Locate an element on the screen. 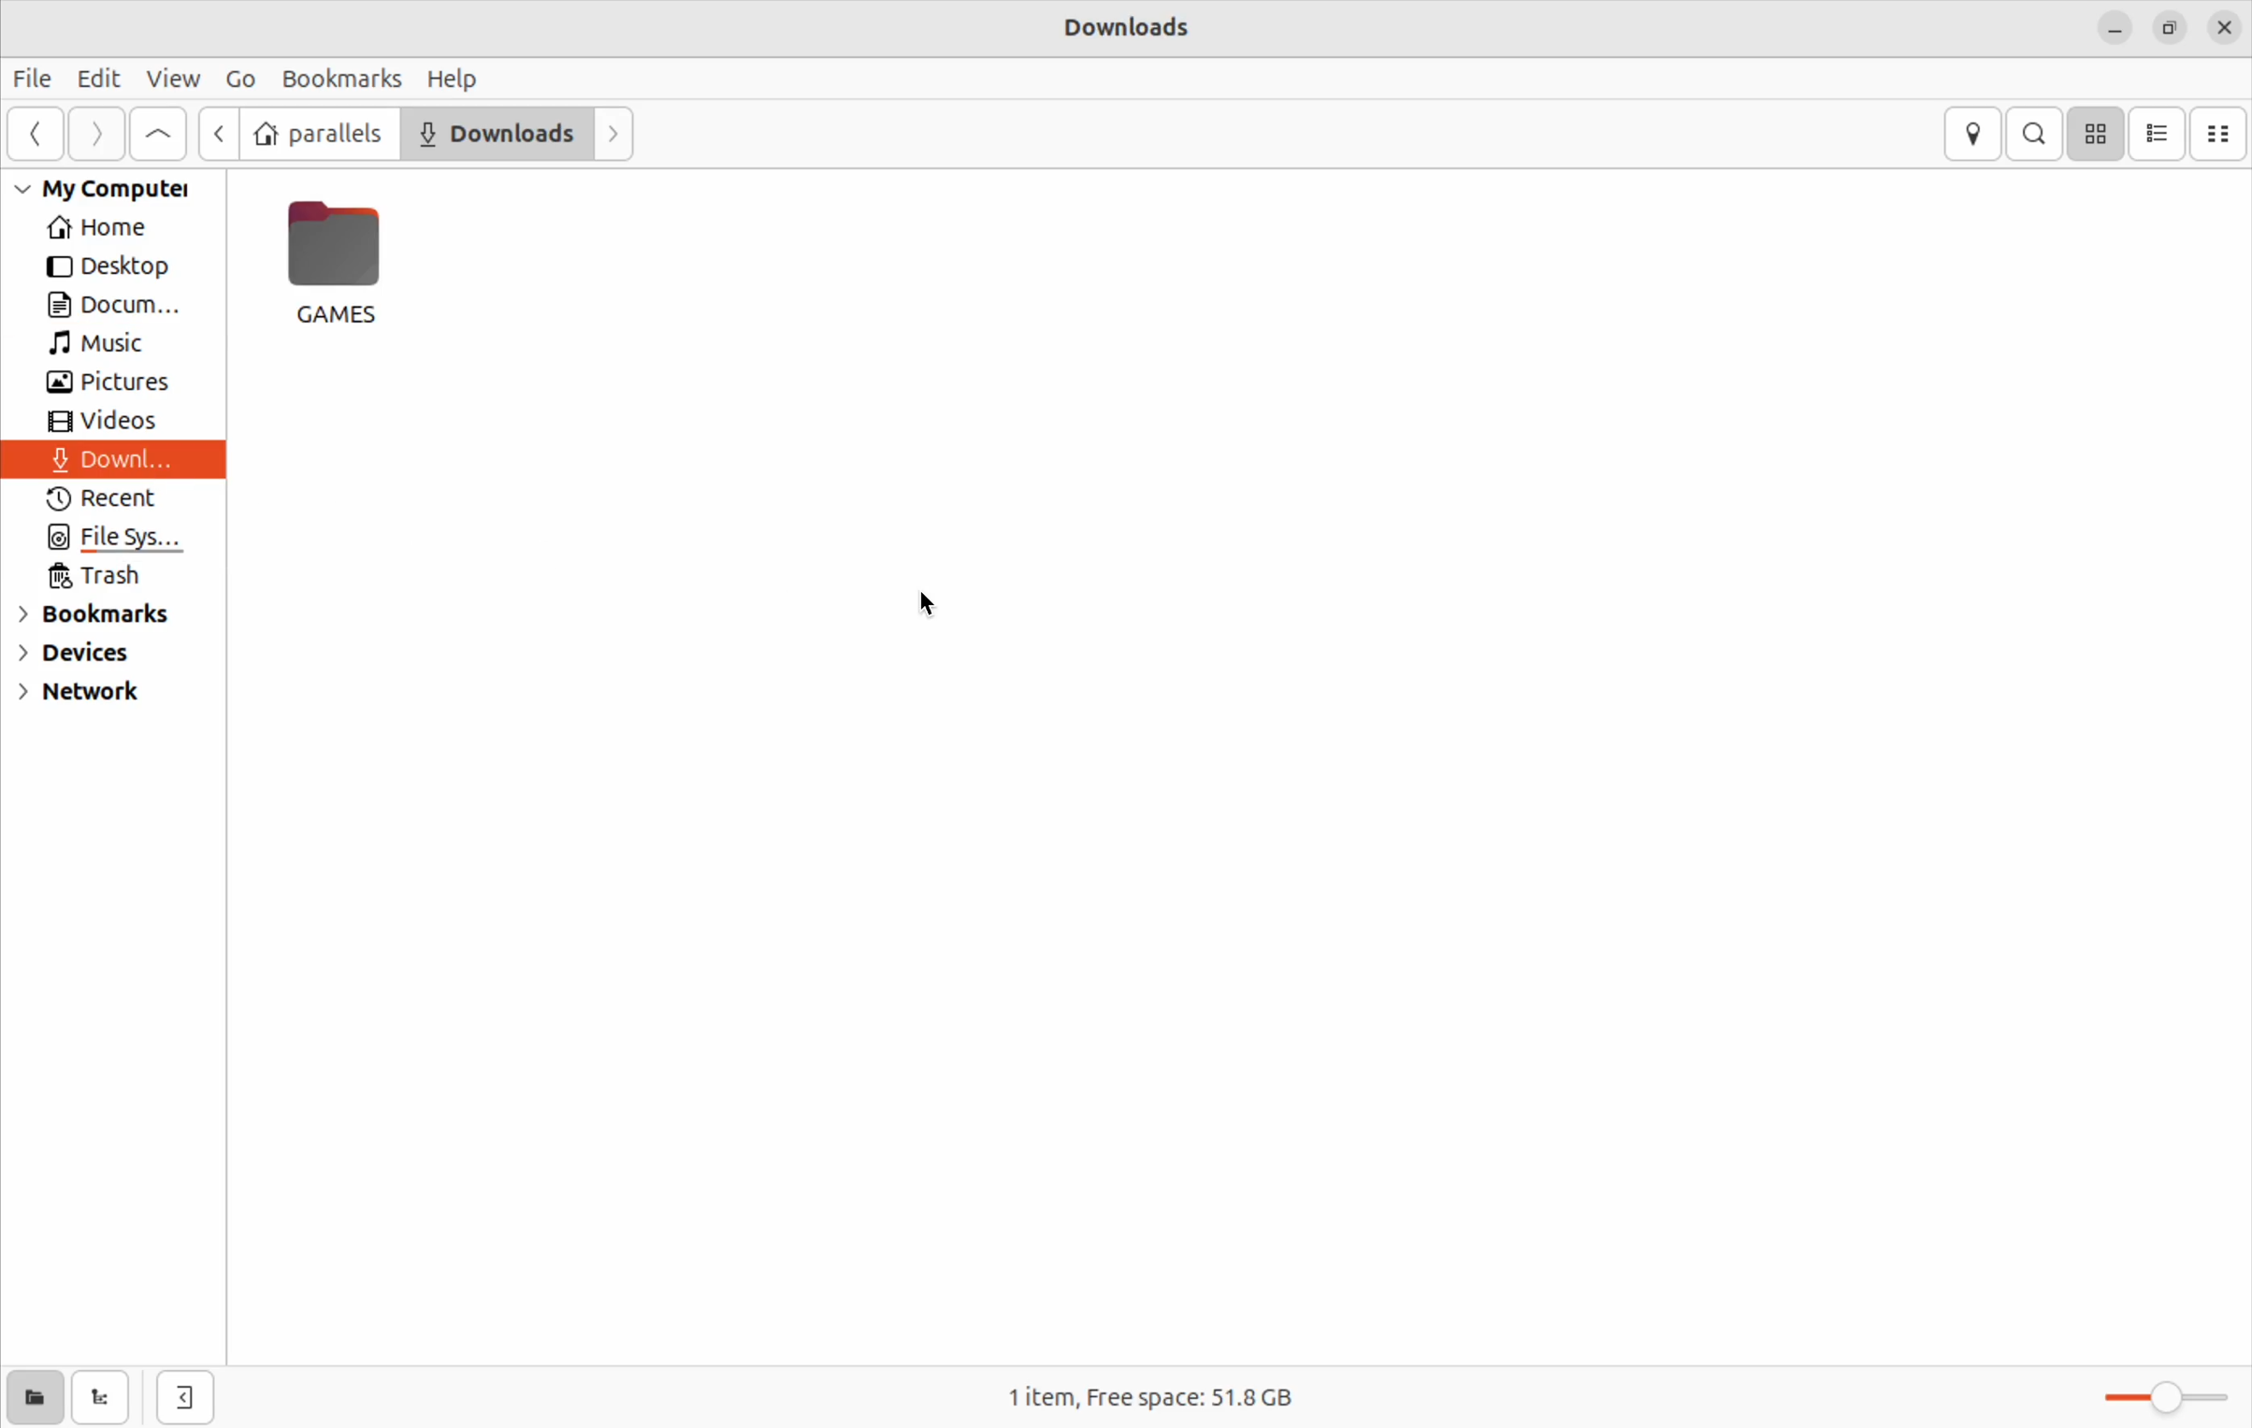  recent is located at coordinates (106, 502).